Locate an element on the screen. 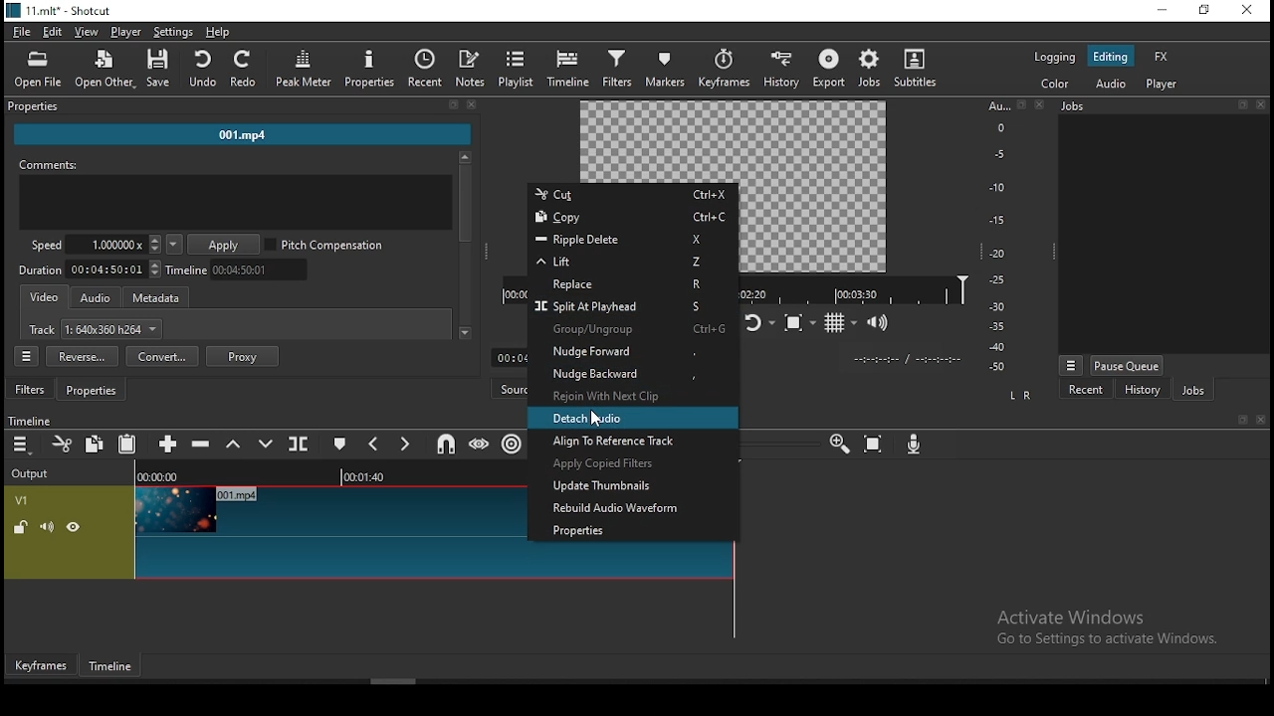 This screenshot has width=1274, height=716. align to reference task is located at coordinates (628, 442).